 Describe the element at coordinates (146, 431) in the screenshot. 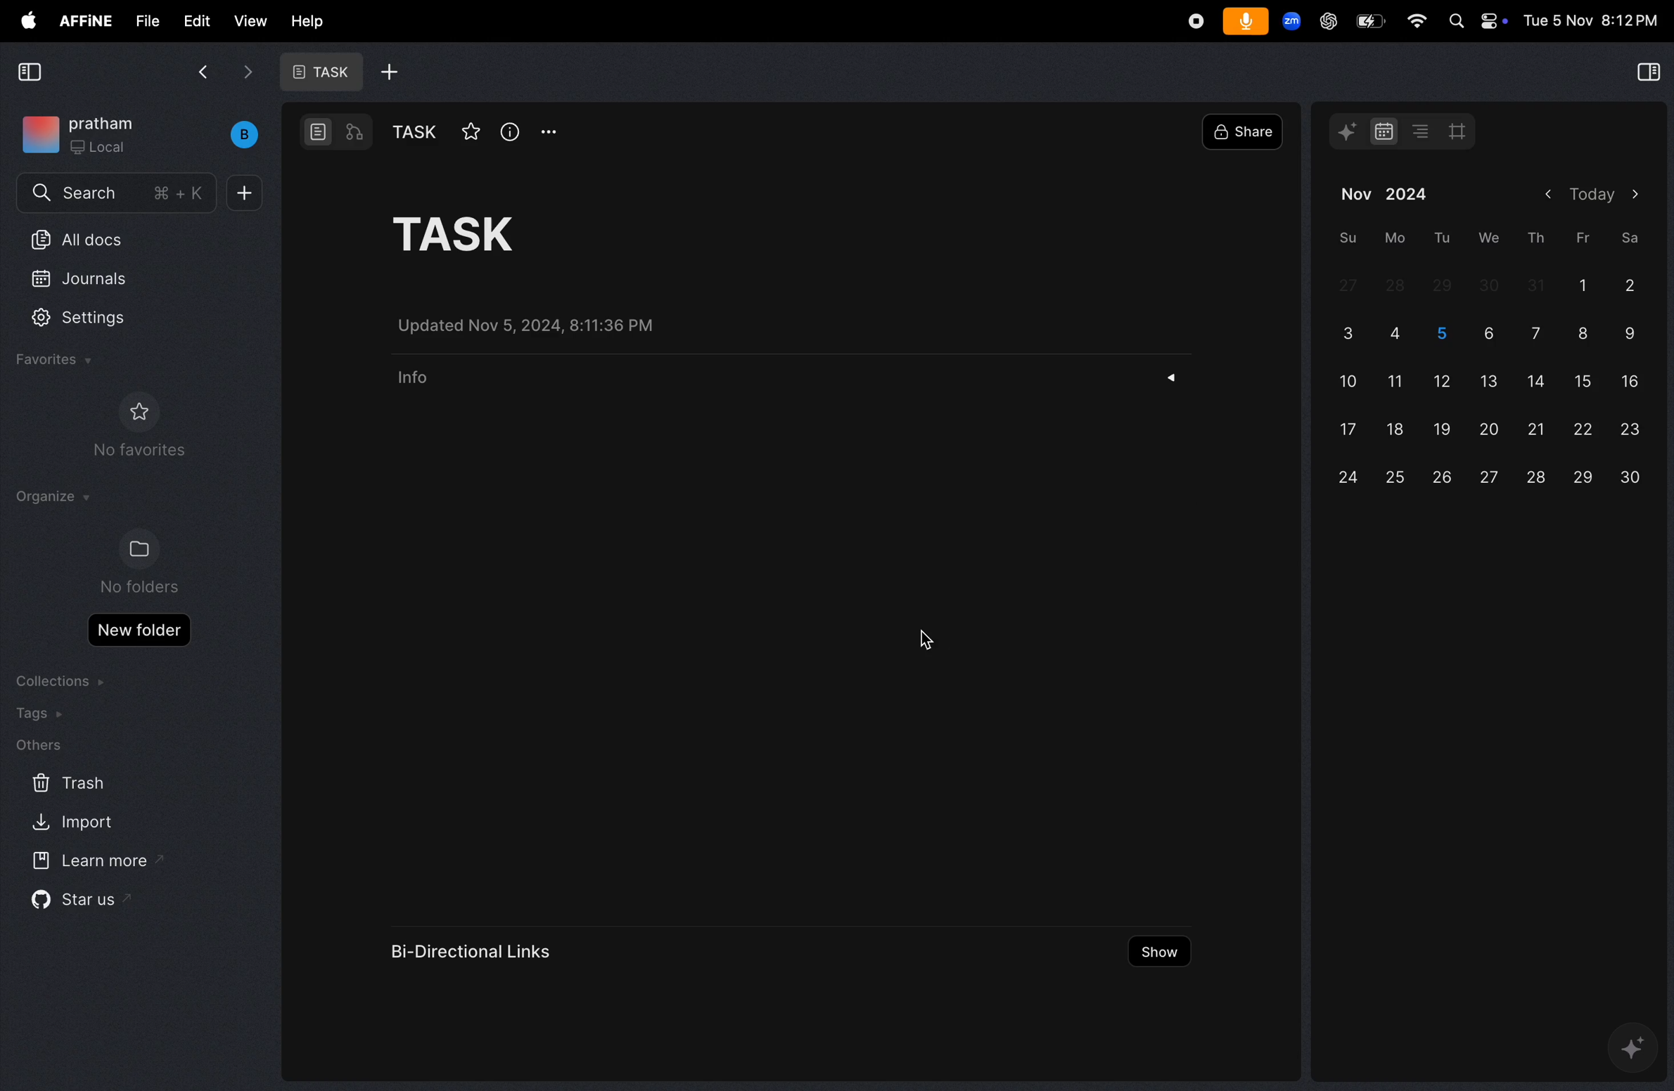

I see `no favourites` at that location.